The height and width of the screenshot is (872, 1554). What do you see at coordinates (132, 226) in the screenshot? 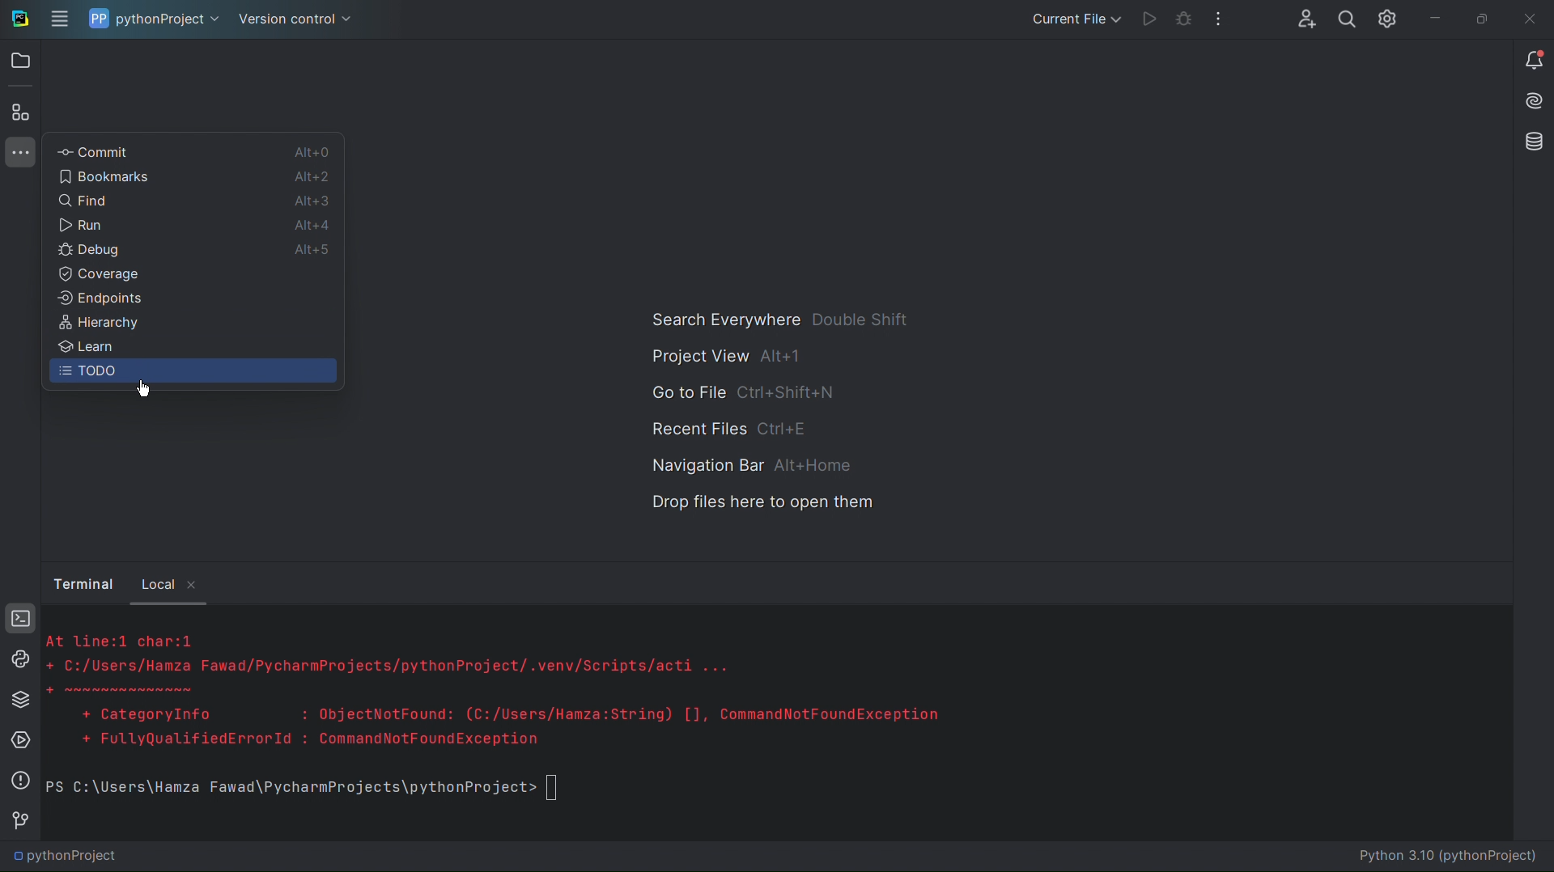
I see `Run` at bounding box center [132, 226].